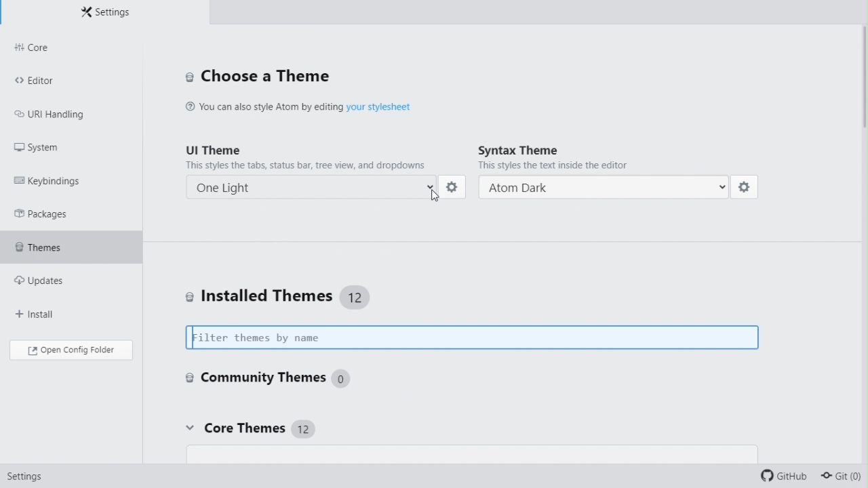 This screenshot has height=488, width=868. I want to click on Open config folder, so click(73, 352).